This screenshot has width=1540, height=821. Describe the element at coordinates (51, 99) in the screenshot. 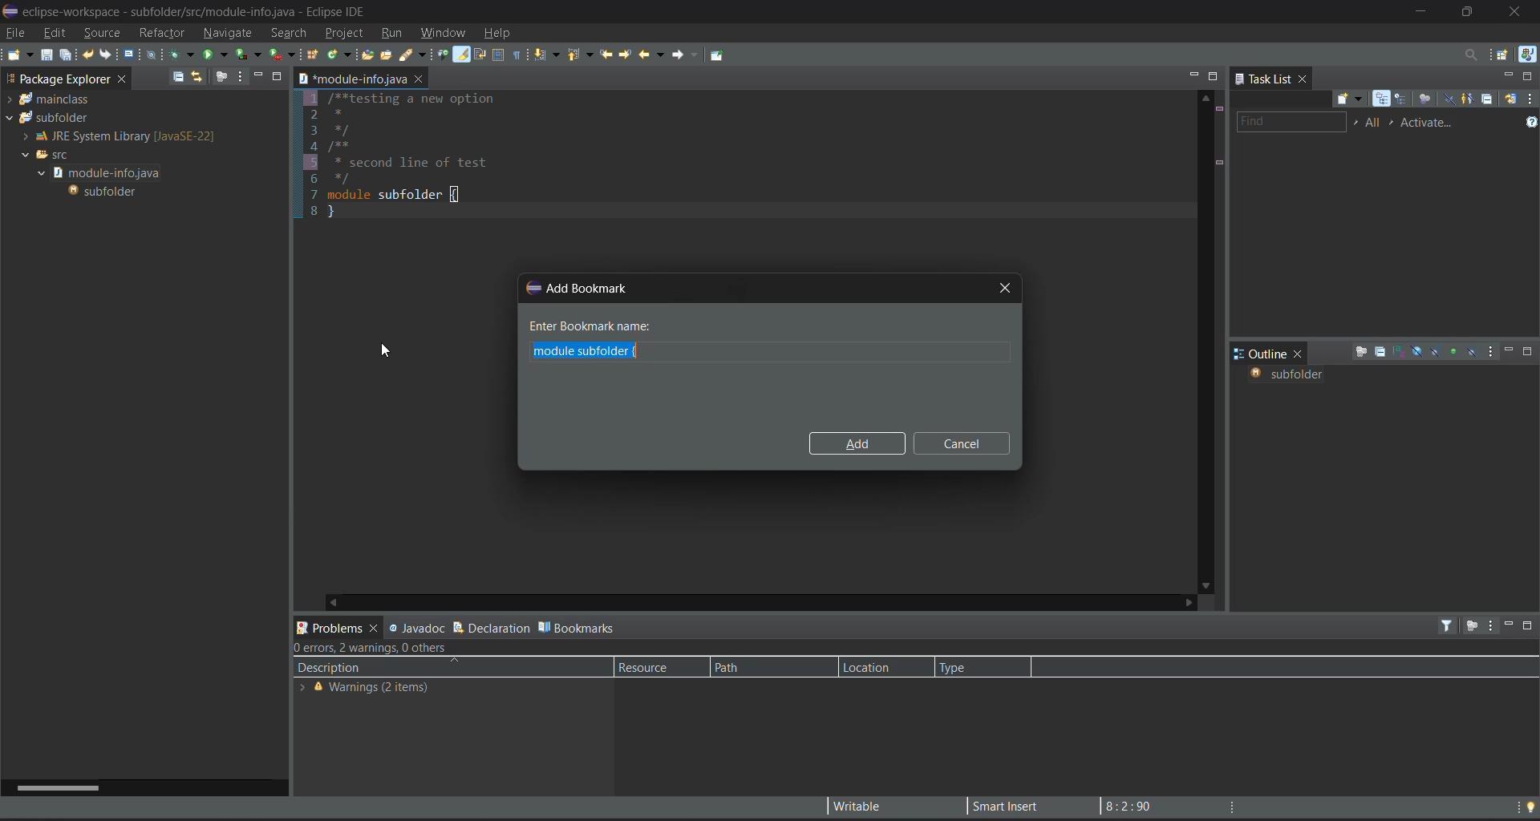

I see `mainclass` at that location.